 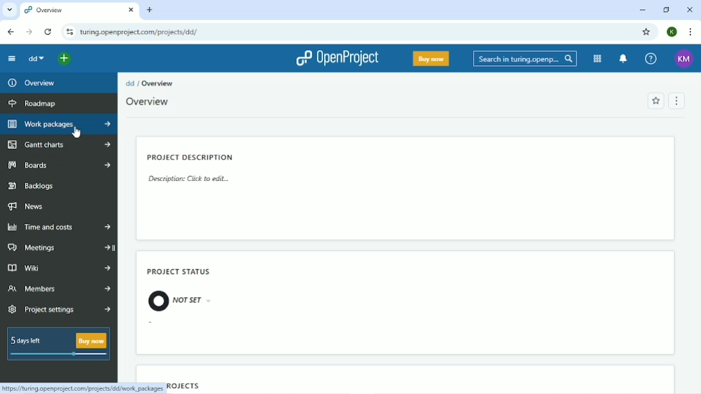 What do you see at coordinates (59, 227) in the screenshot?
I see `Time and costs` at bounding box center [59, 227].